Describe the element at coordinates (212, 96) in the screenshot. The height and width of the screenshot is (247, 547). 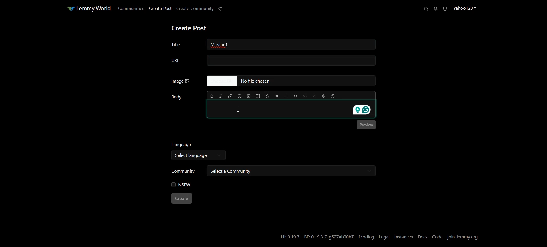
I see `Bold ` at that location.